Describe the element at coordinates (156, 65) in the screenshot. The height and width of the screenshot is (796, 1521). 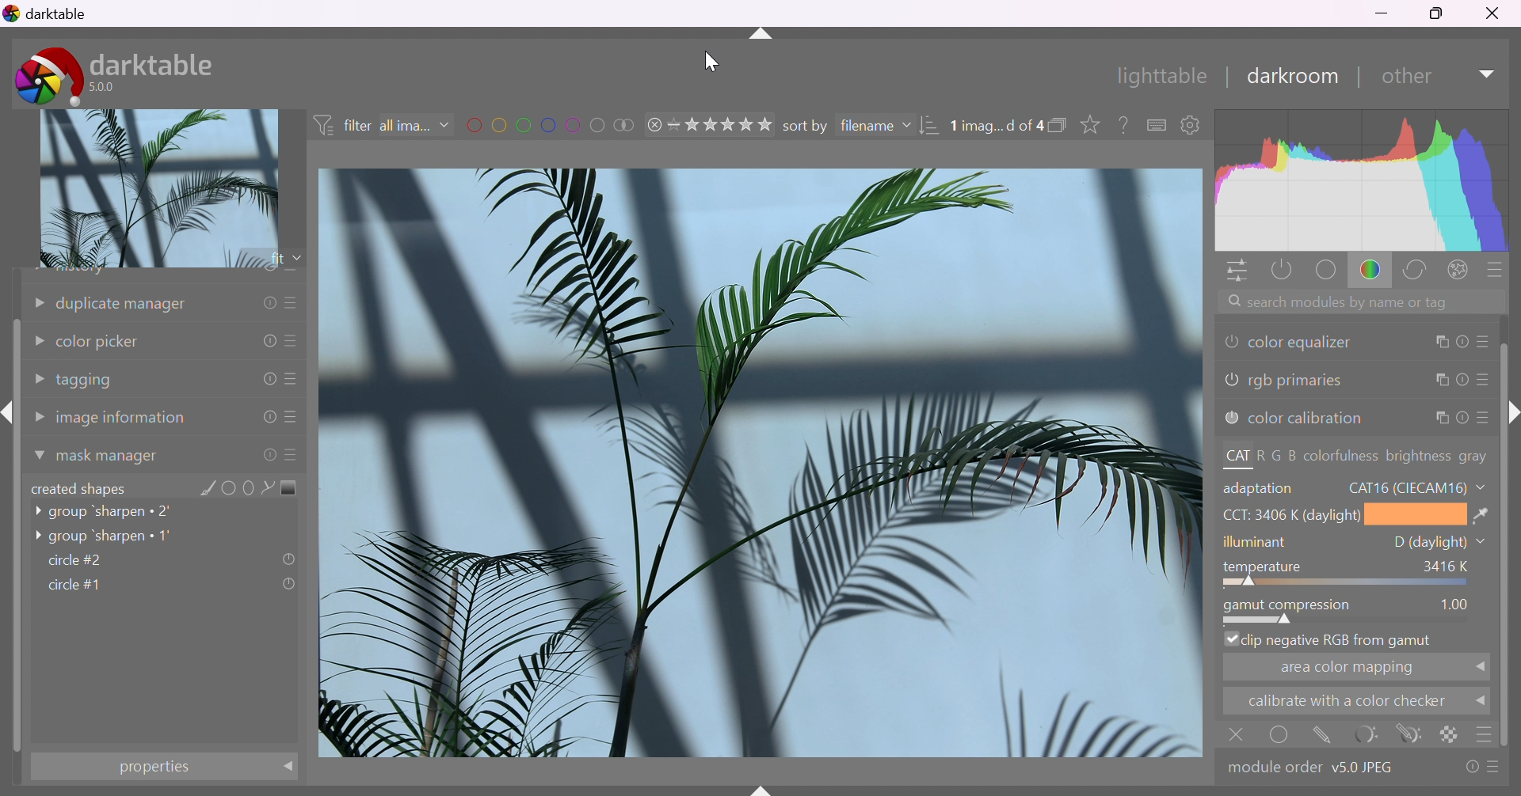
I see `darktable` at that location.